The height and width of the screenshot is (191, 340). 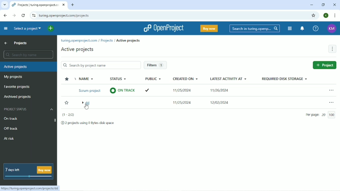 I want to click on (1-2/2), so click(x=68, y=114).